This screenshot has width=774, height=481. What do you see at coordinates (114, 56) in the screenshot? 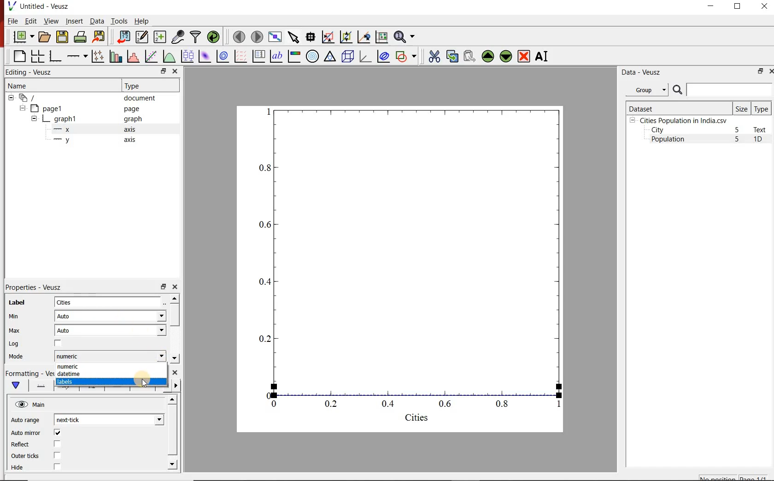
I see `plot bar charts` at bounding box center [114, 56].